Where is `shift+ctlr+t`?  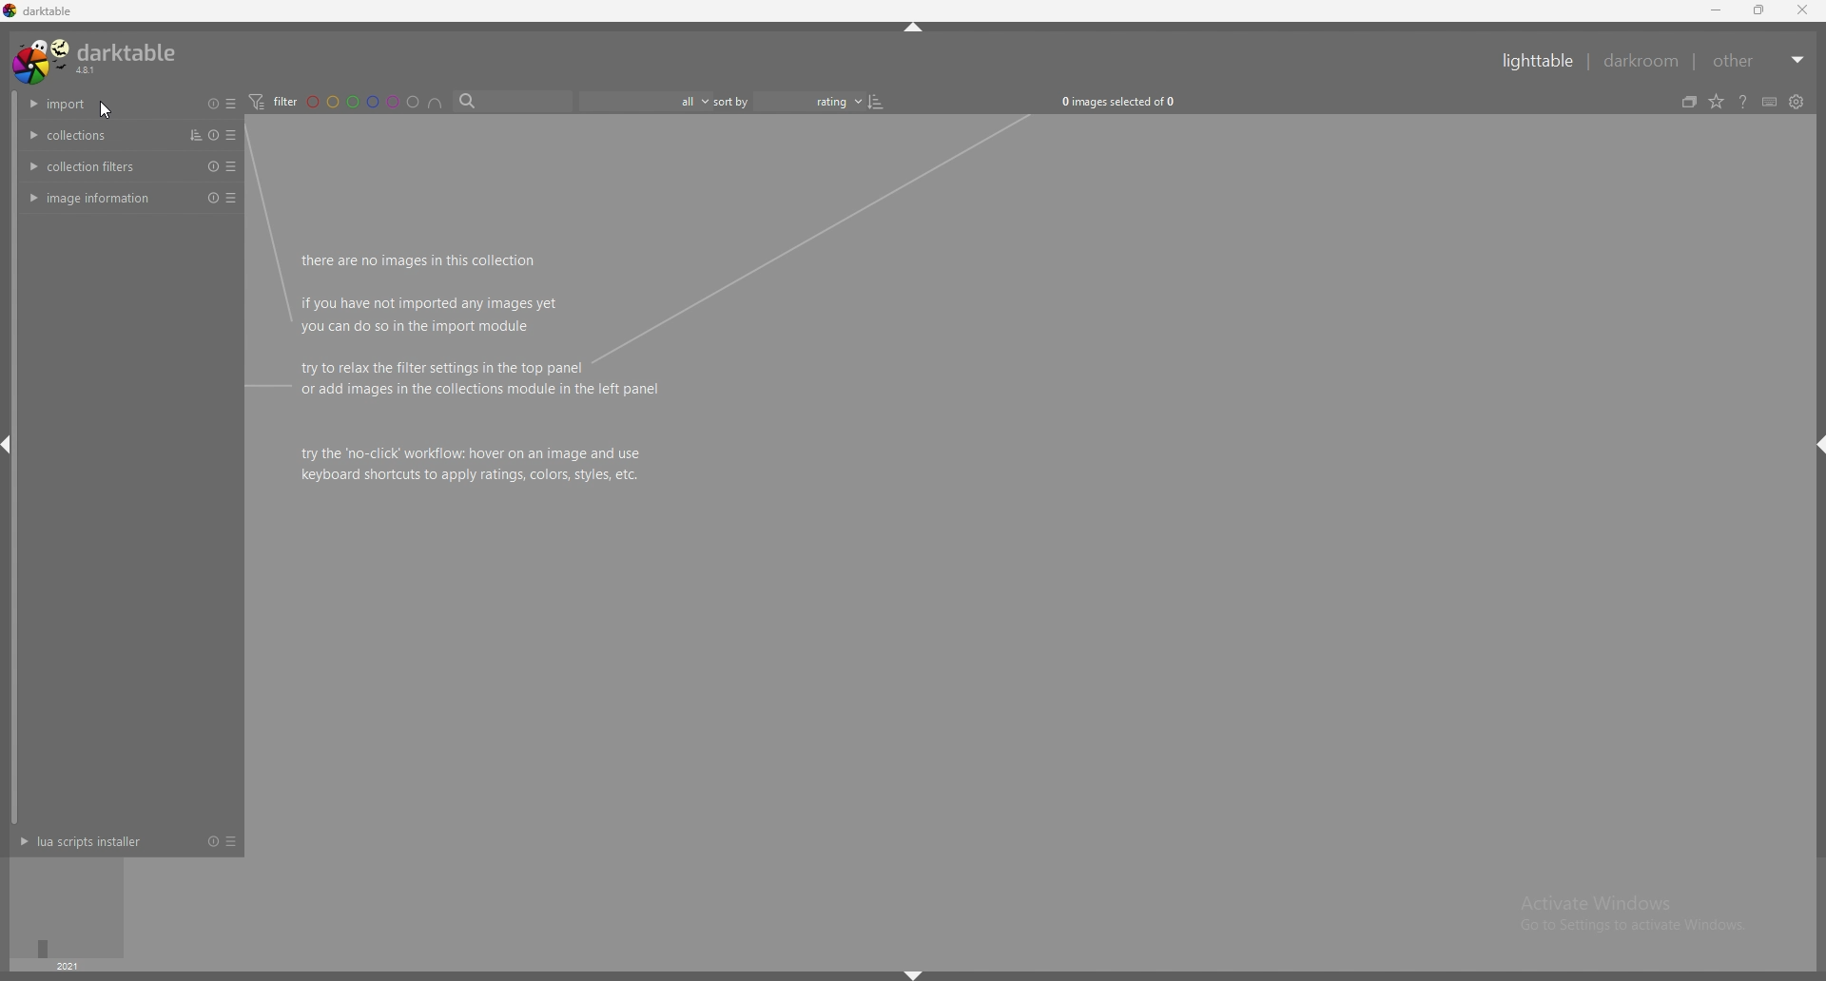
shift+ctlr+t is located at coordinates (916, 27).